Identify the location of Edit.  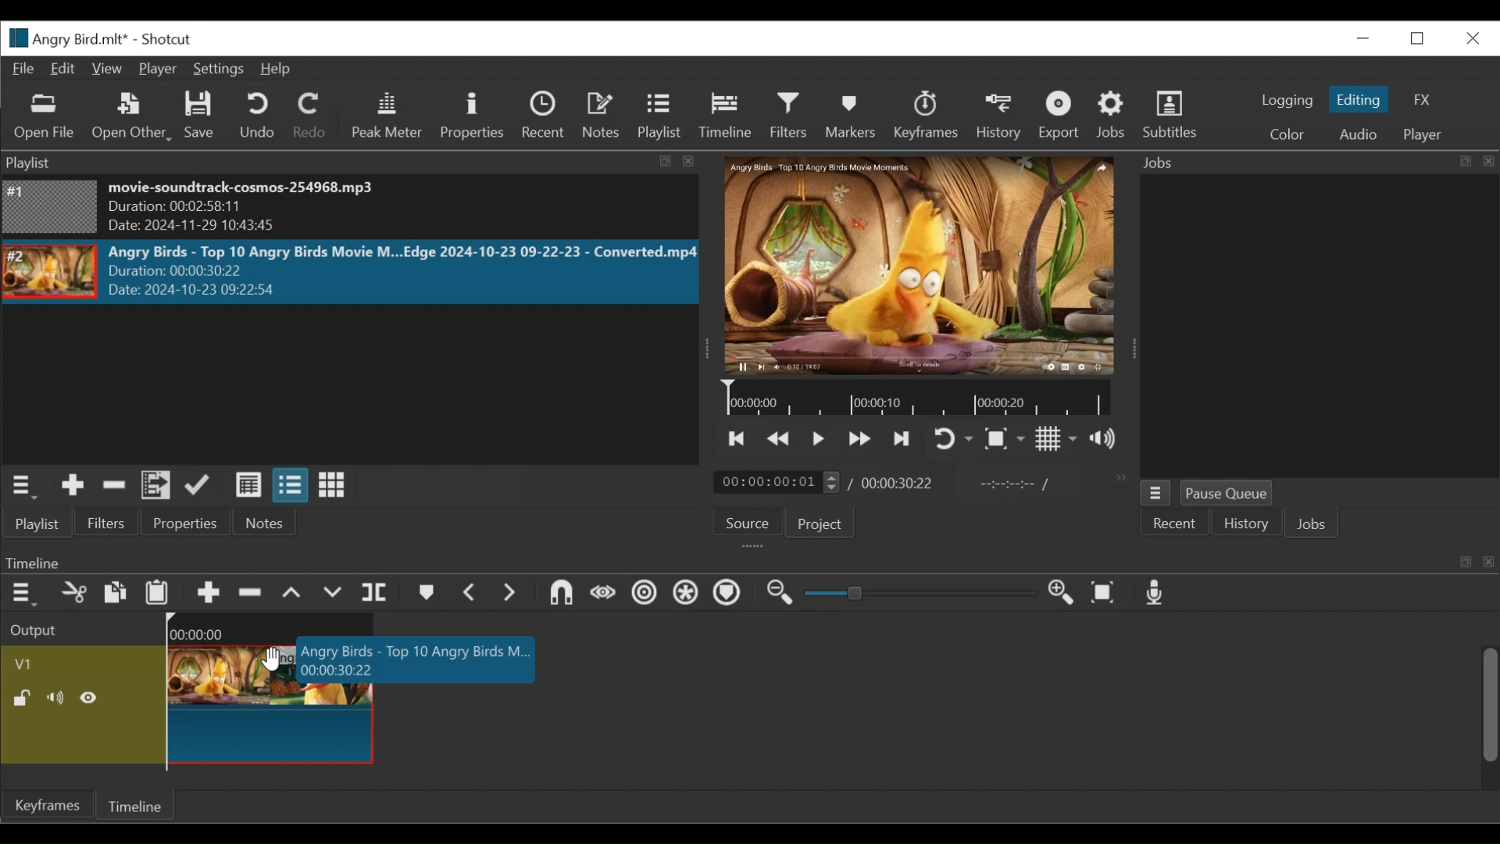
(62, 68).